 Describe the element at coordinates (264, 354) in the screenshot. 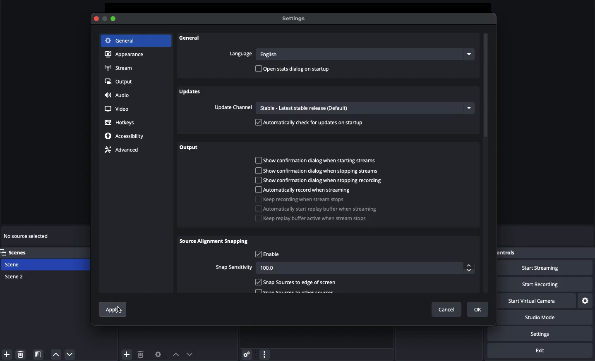

I see `More` at that location.